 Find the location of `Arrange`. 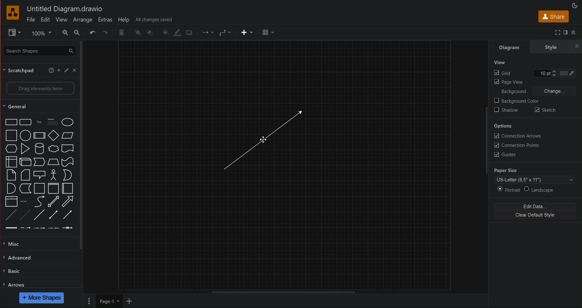

Arrange is located at coordinates (82, 19).